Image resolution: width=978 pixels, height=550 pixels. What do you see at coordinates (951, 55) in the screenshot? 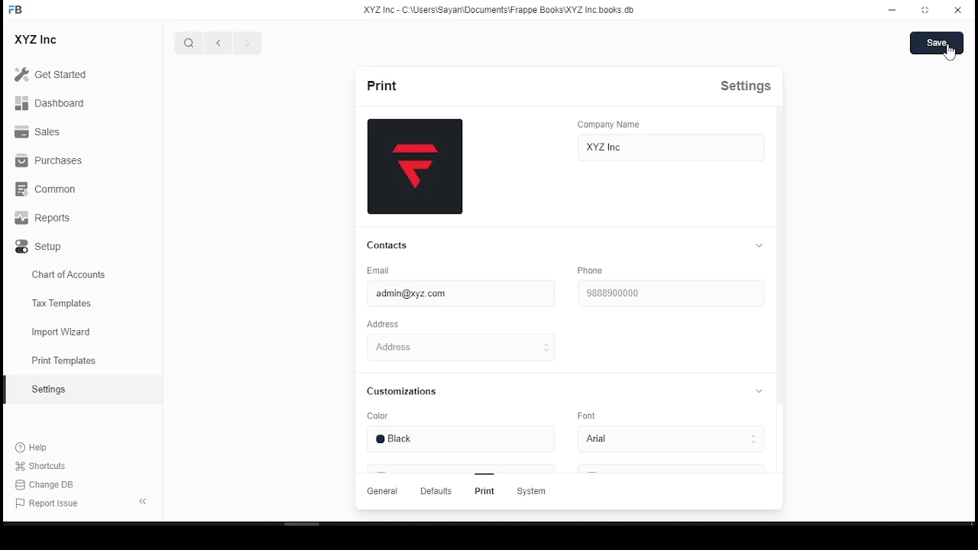
I see `mouse pointer` at bounding box center [951, 55].